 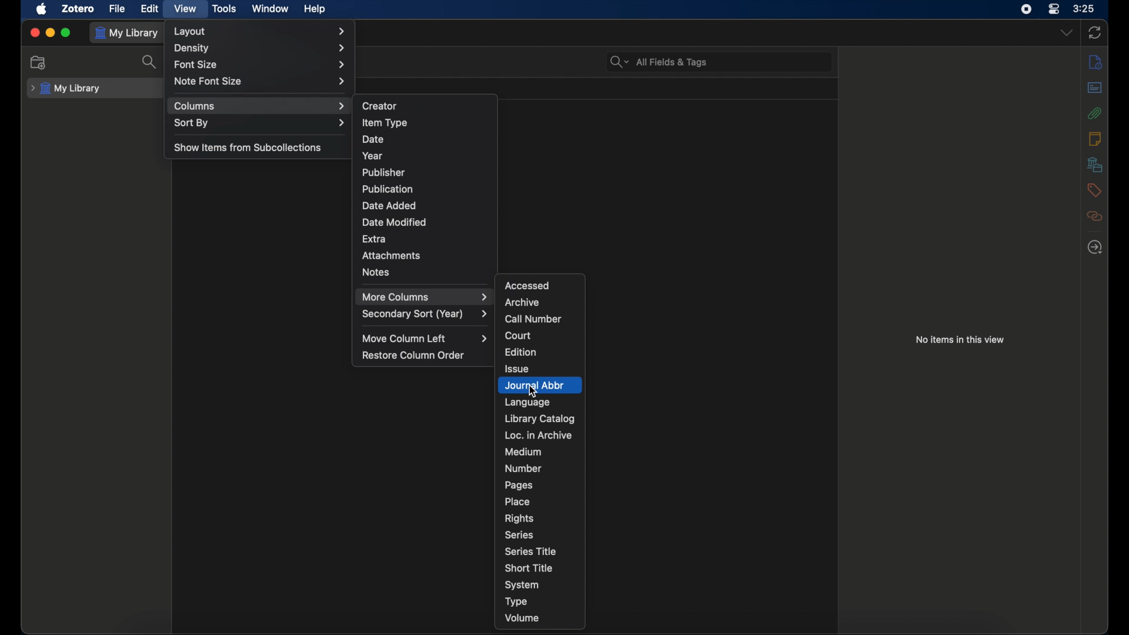 What do you see at coordinates (389, 206) in the screenshot?
I see `date added` at bounding box center [389, 206].